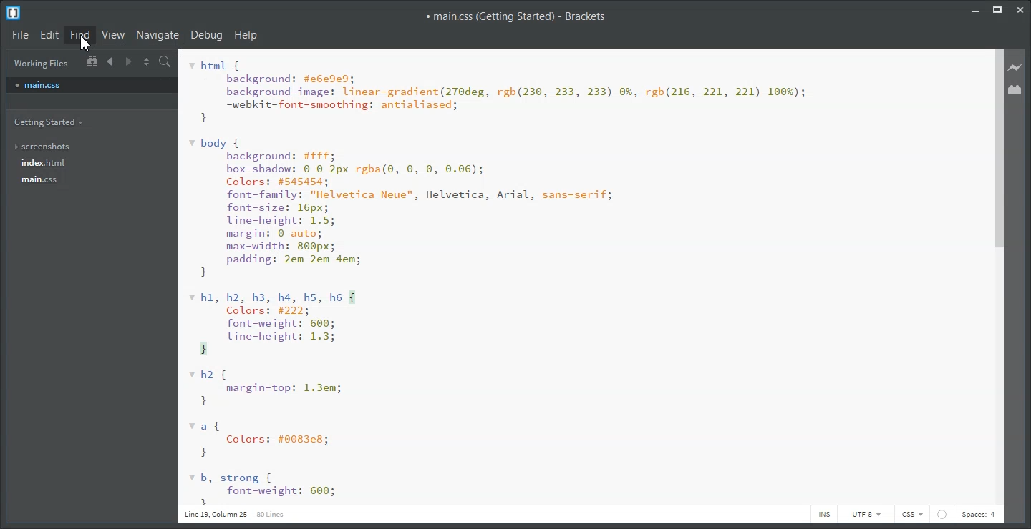  What do you see at coordinates (263, 488) in the screenshot?
I see `b, strong {
font-weight: 600;
3` at bounding box center [263, 488].